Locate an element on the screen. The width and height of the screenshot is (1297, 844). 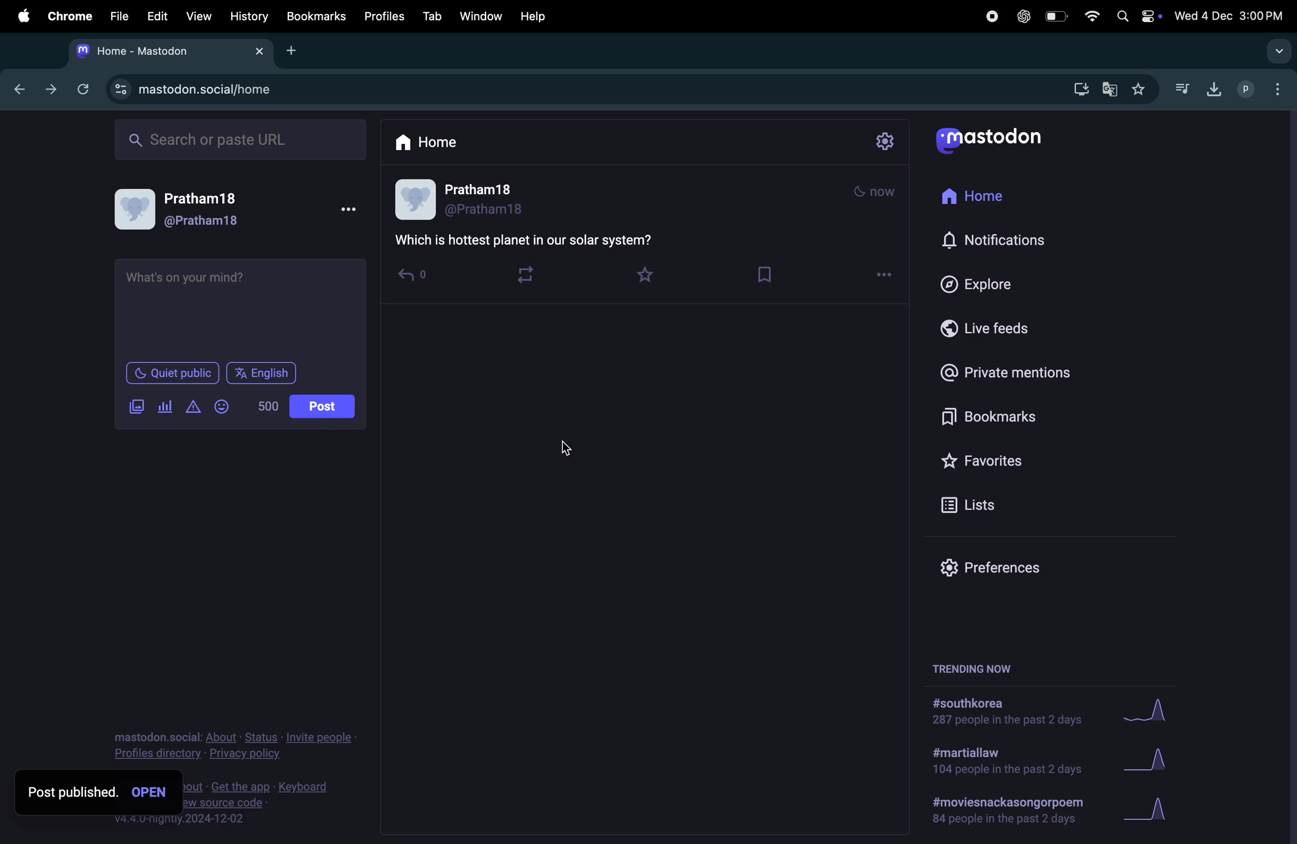
Mastodon is located at coordinates (1000, 139).